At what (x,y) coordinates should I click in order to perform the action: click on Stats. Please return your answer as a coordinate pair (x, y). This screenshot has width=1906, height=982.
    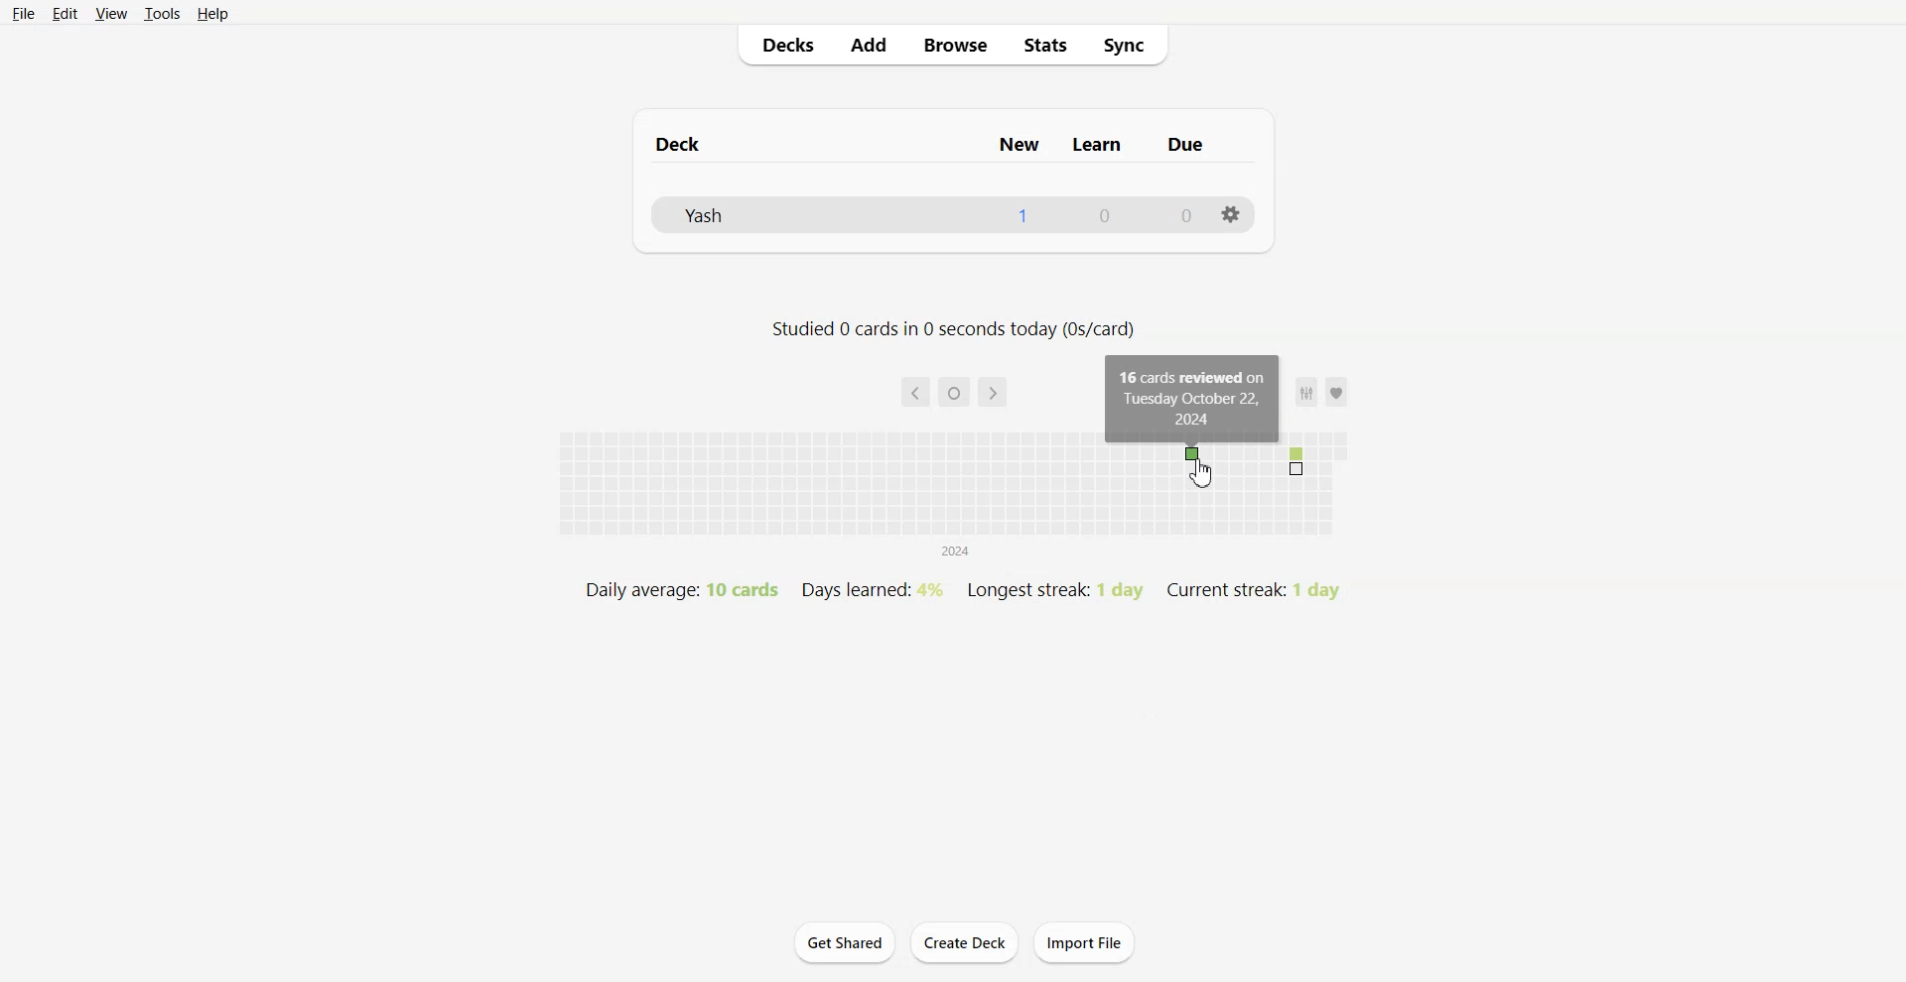
    Looking at the image, I should click on (1050, 45).